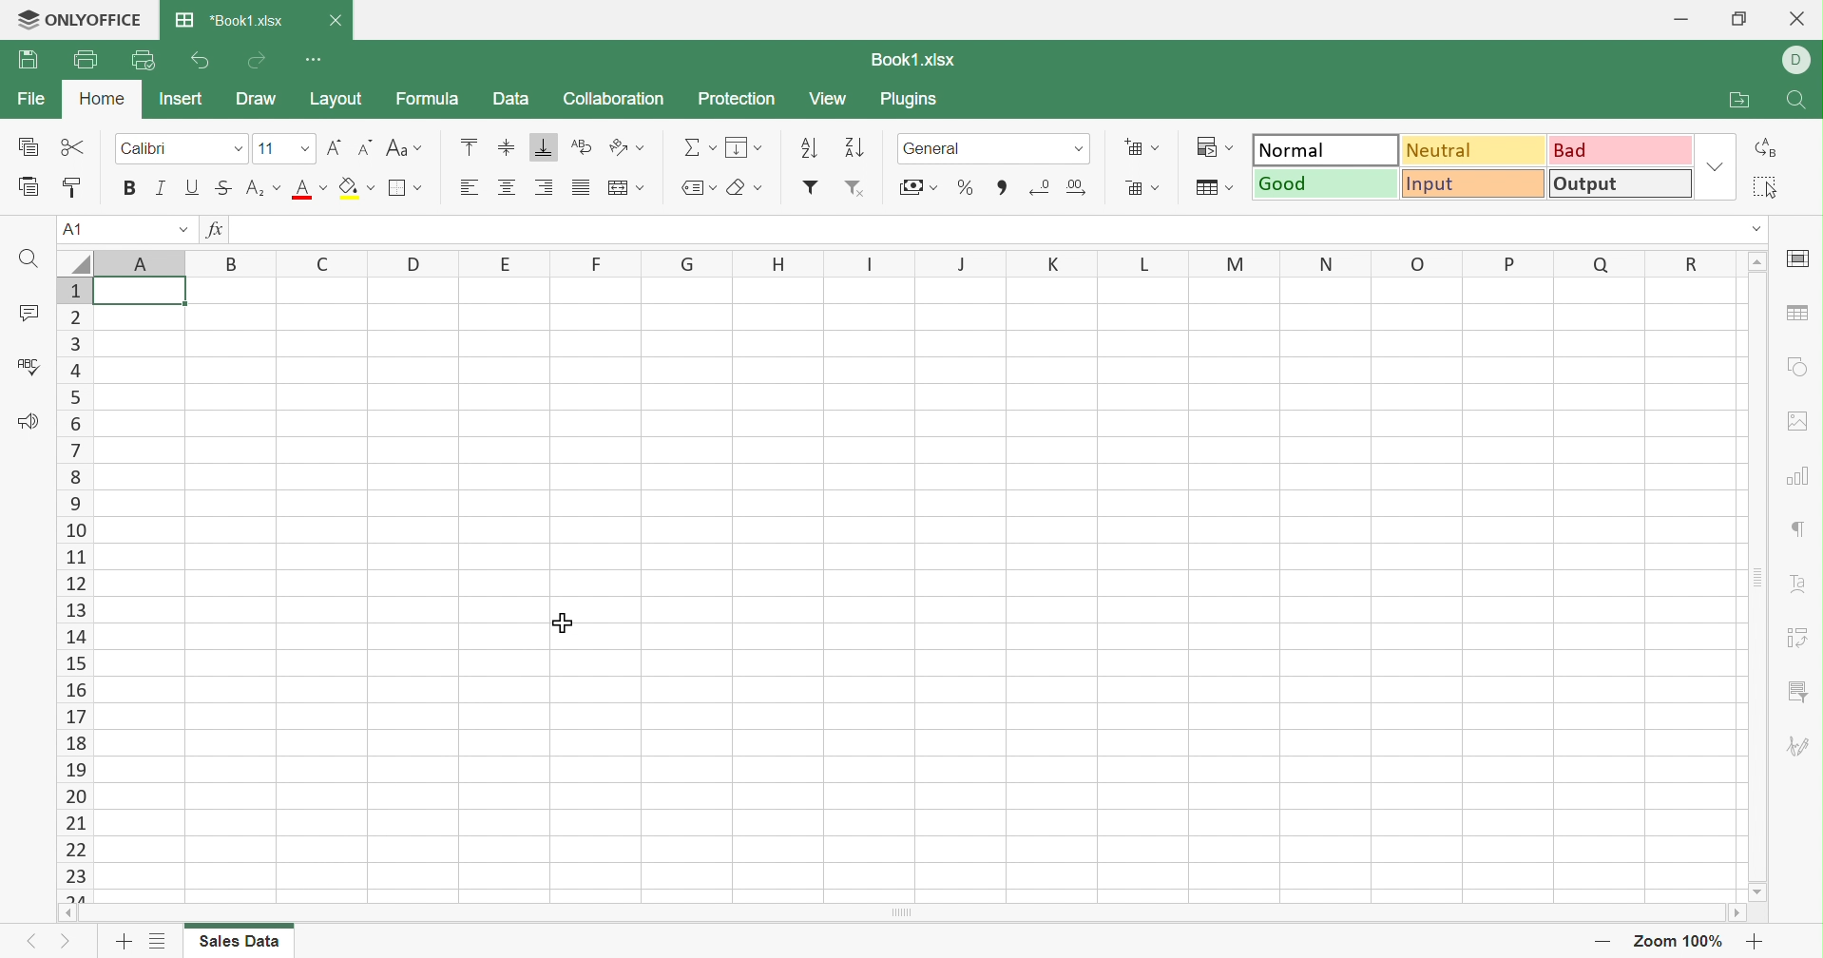 The image size is (1823, 958). I want to click on Slide settings, so click(1801, 258).